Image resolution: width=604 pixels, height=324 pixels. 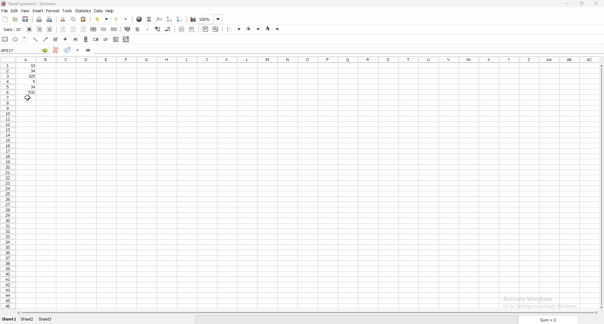 What do you see at coordinates (596, 4) in the screenshot?
I see `close` at bounding box center [596, 4].